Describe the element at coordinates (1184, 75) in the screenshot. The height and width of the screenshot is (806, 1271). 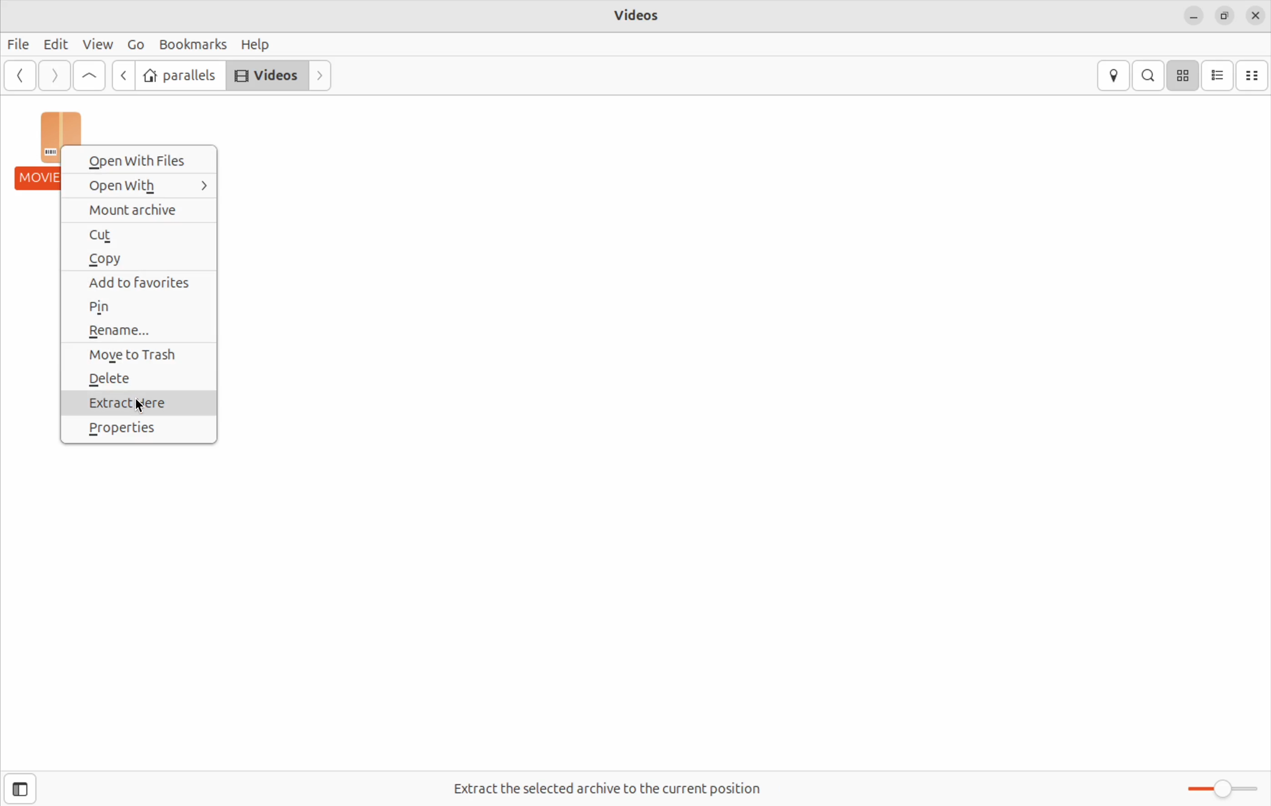
I see `icon view` at that location.